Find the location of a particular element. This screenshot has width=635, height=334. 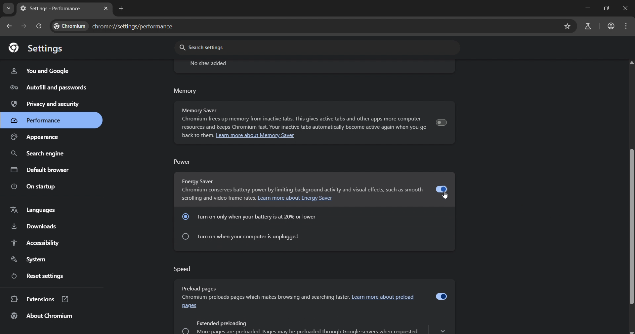

turn on only your battery is at 20% or lower is located at coordinates (252, 217).